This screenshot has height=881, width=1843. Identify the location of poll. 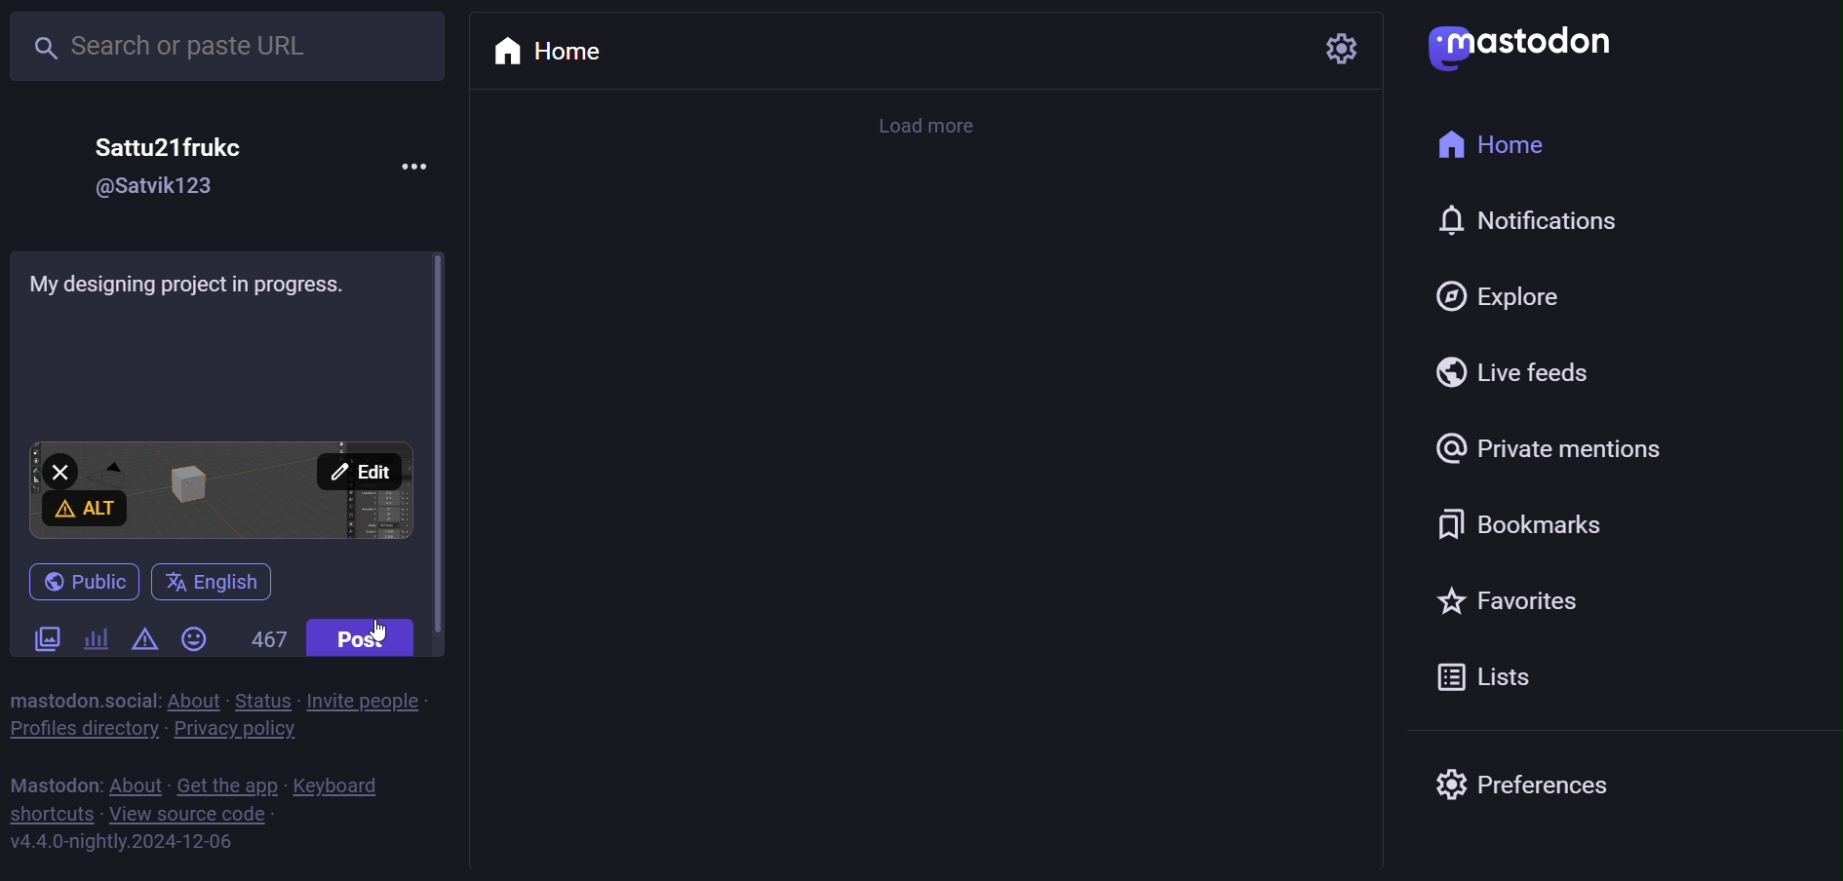
(97, 637).